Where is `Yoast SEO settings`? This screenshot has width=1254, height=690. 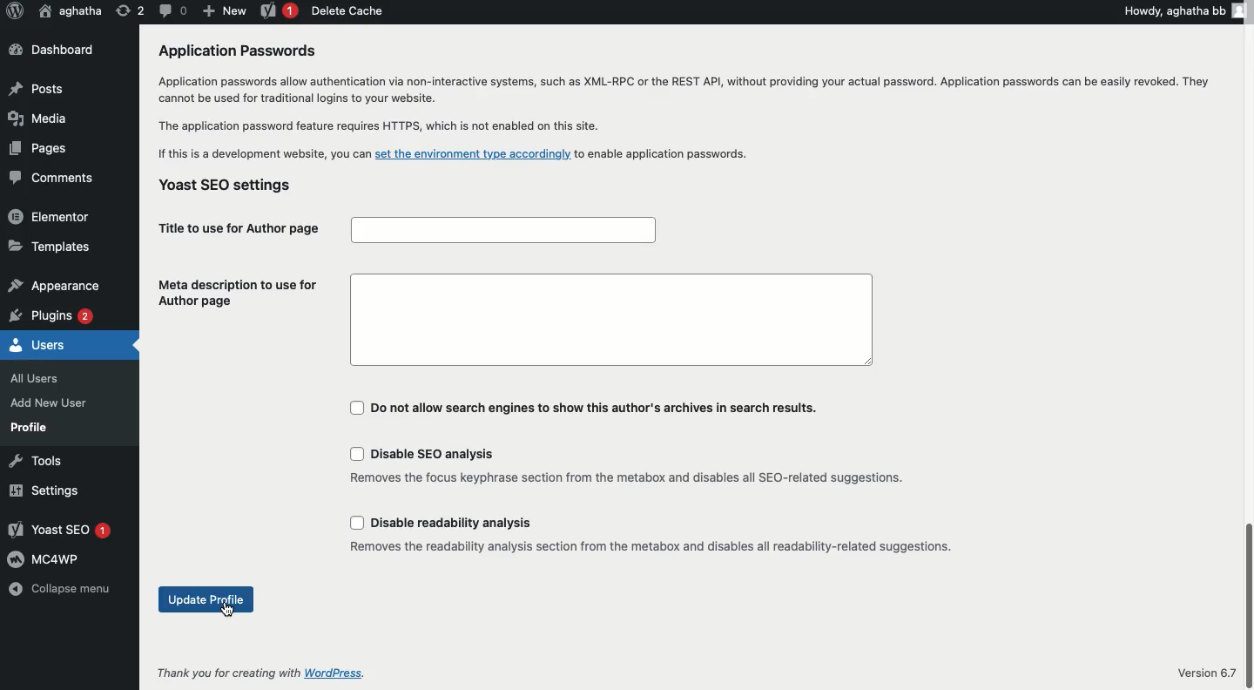
Yoast SEO settings is located at coordinates (244, 186).